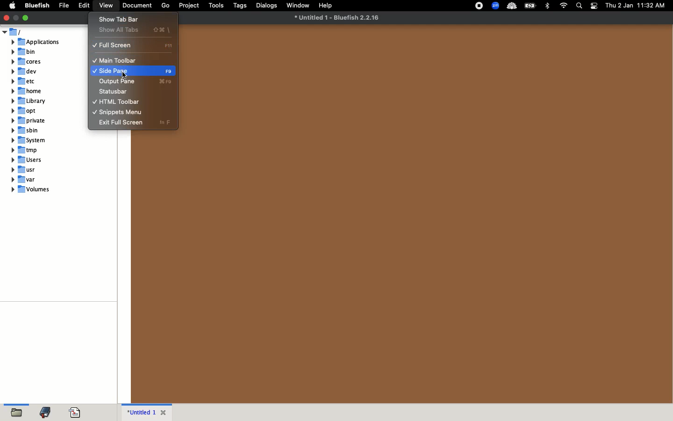  Describe the element at coordinates (131, 71) in the screenshot. I see `side pane` at that location.